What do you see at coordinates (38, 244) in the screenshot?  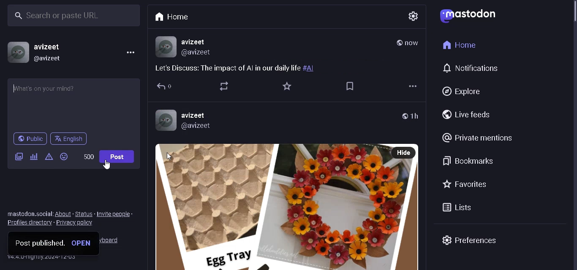 I see `POST PUBLISHED` at bounding box center [38, 244].